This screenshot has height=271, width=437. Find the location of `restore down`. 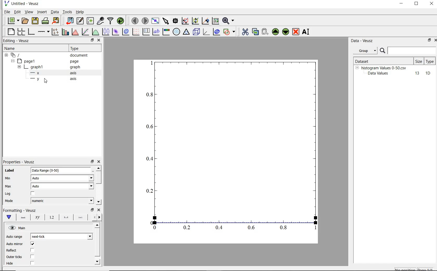

restore down is located at coordinates (92, 162).